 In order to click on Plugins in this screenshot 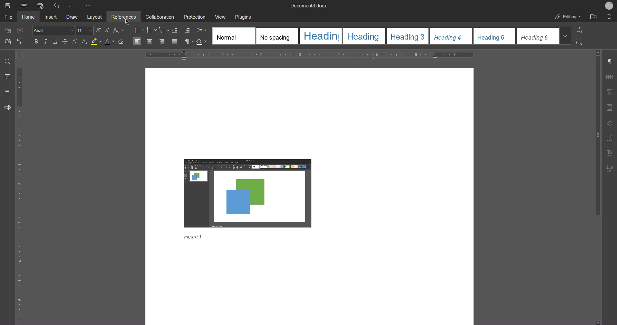, I will do `click(243, 17)`.